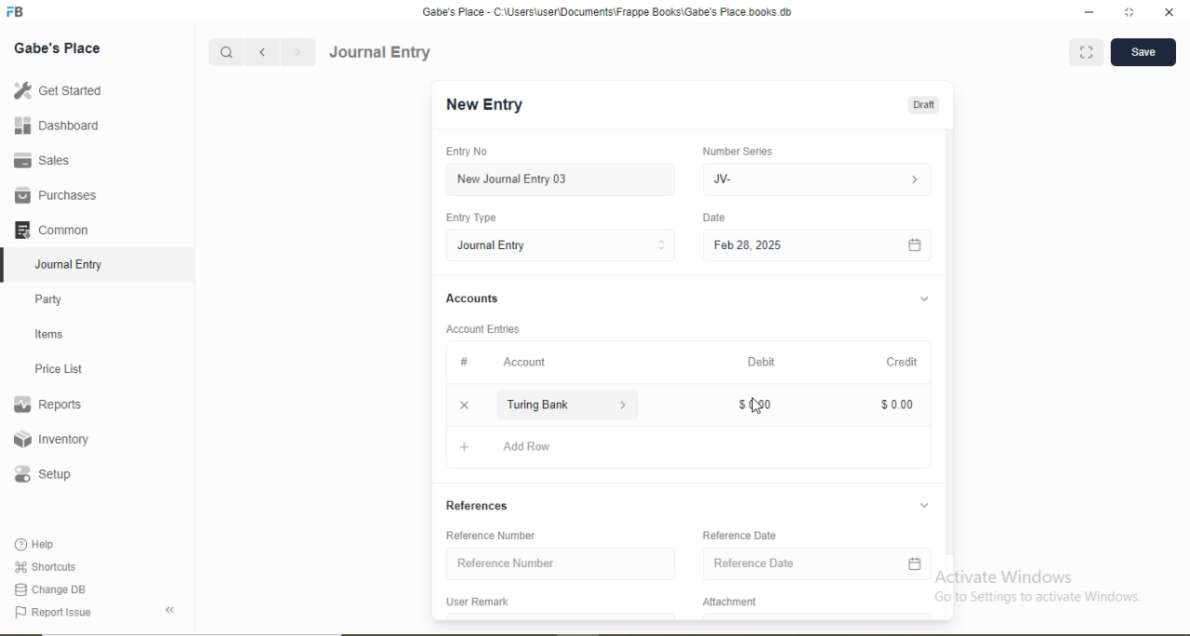 Image resolution: width=1190 pixels, height=636 pixels. I want to click on Dropdown, so click(923, 505).